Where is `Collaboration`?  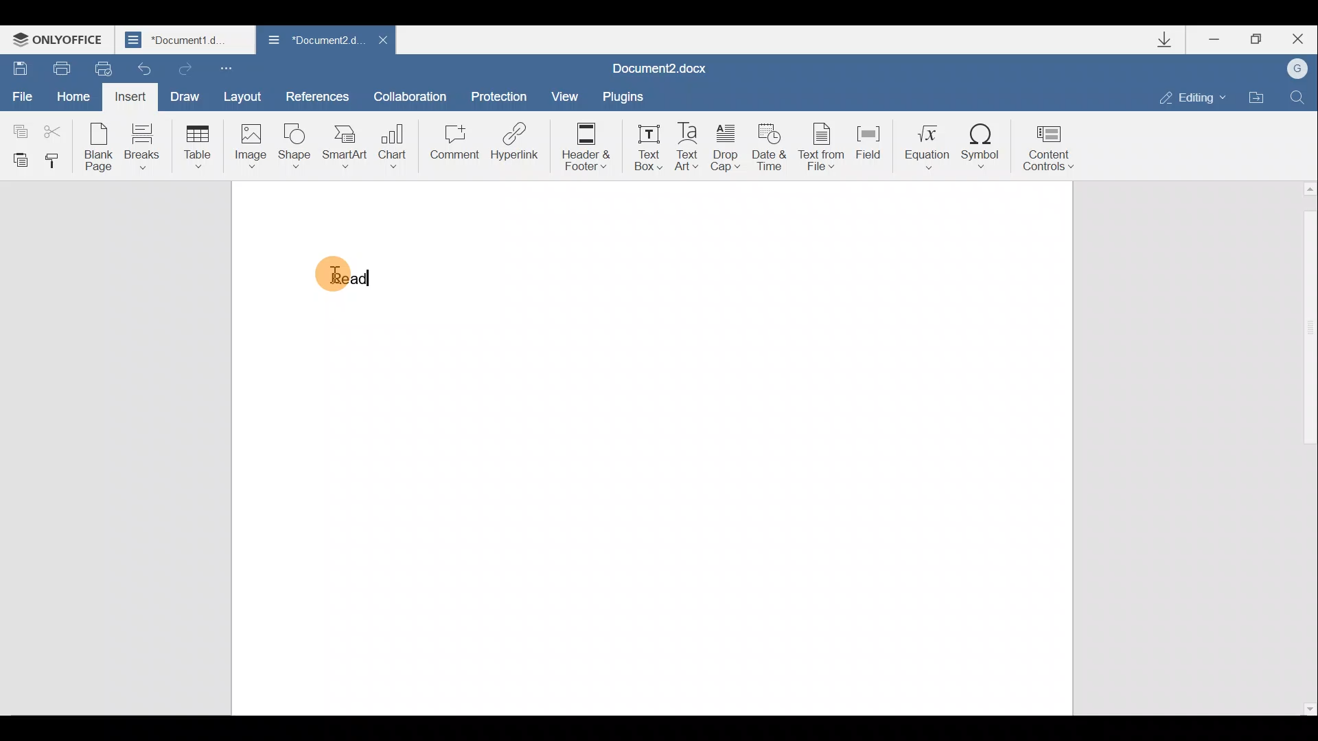
Collaboration is located at coordinates (411, 94).